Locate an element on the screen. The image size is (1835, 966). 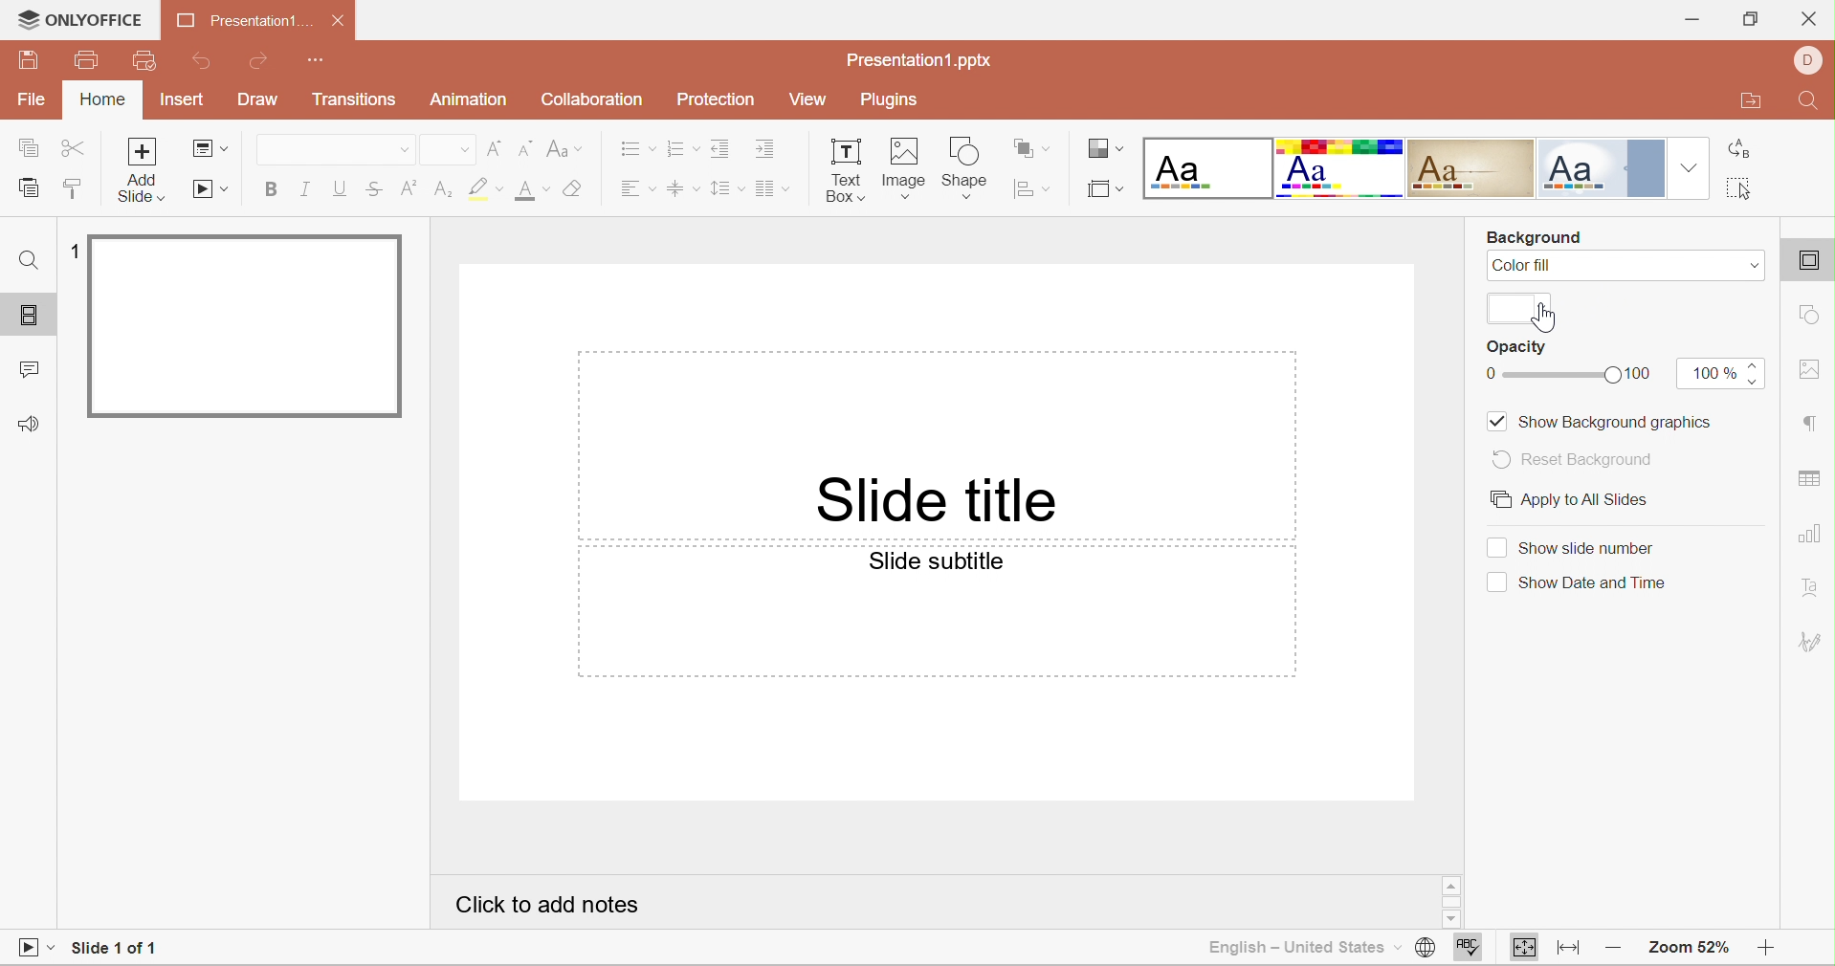
Change slide layout is located at coordinates (205, 147).